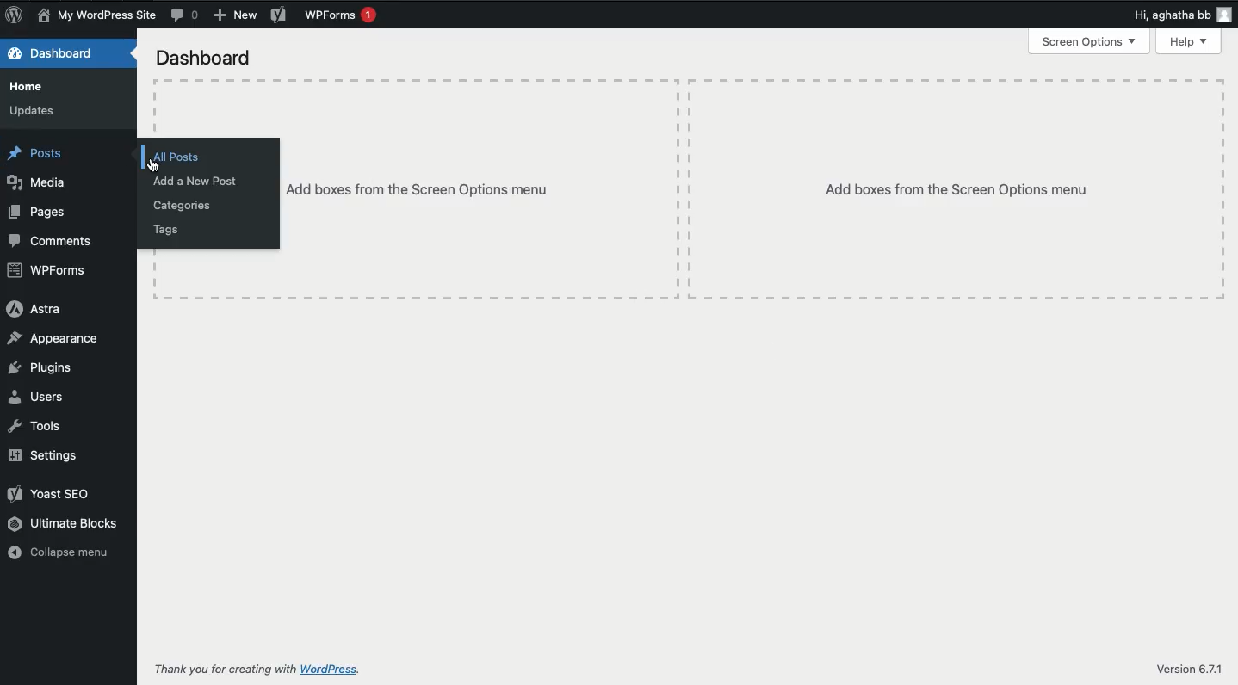  Describe the element at coordinates (96, 15) in the screenshot. I see `Name` at that location.